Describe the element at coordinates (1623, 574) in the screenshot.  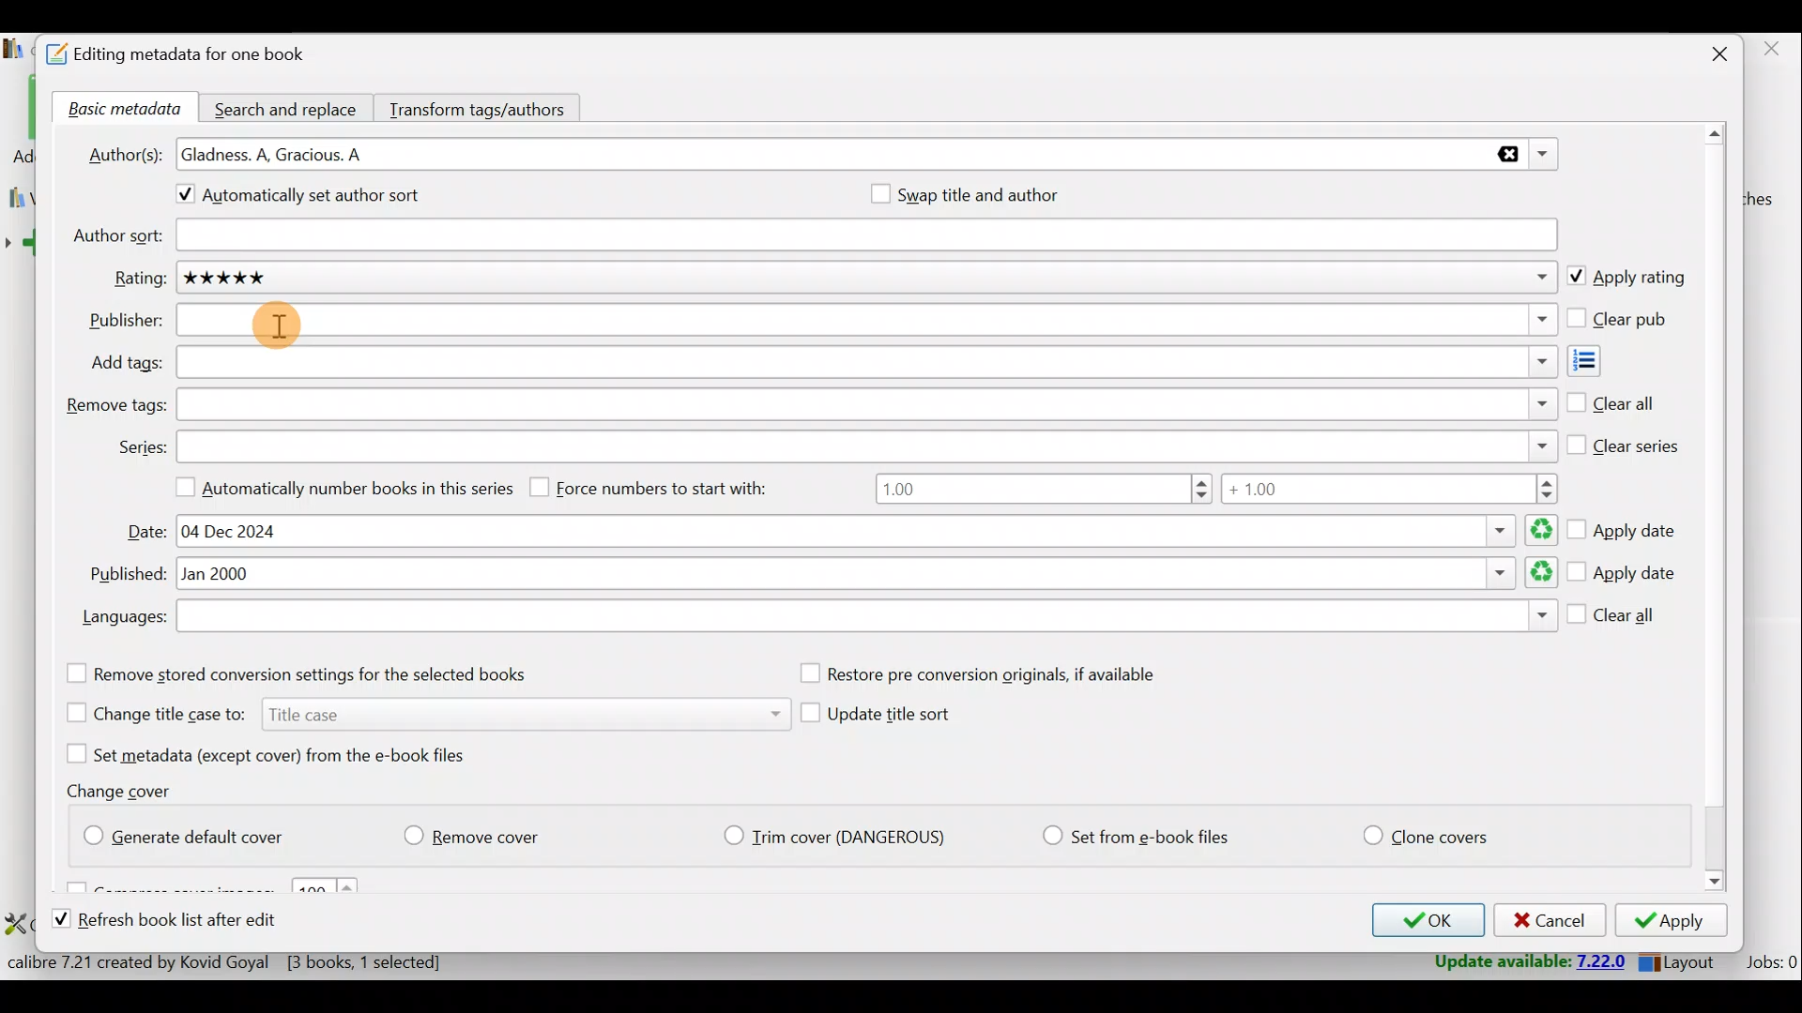
I see `Apply date` at that location.